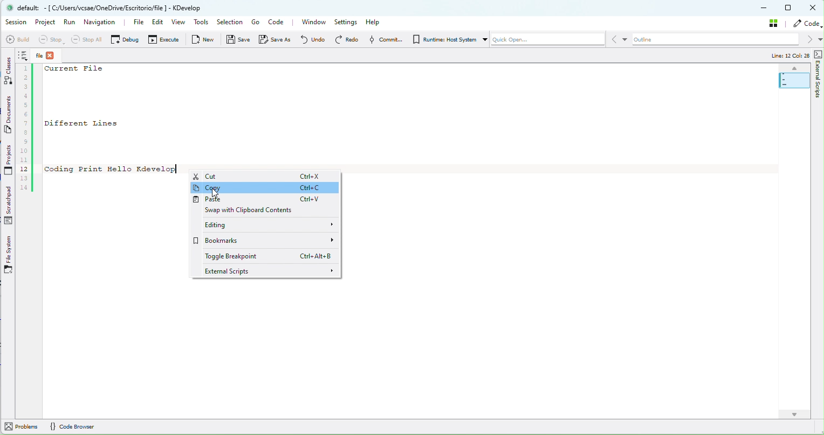  I want to click on stop, so click(50, 40).